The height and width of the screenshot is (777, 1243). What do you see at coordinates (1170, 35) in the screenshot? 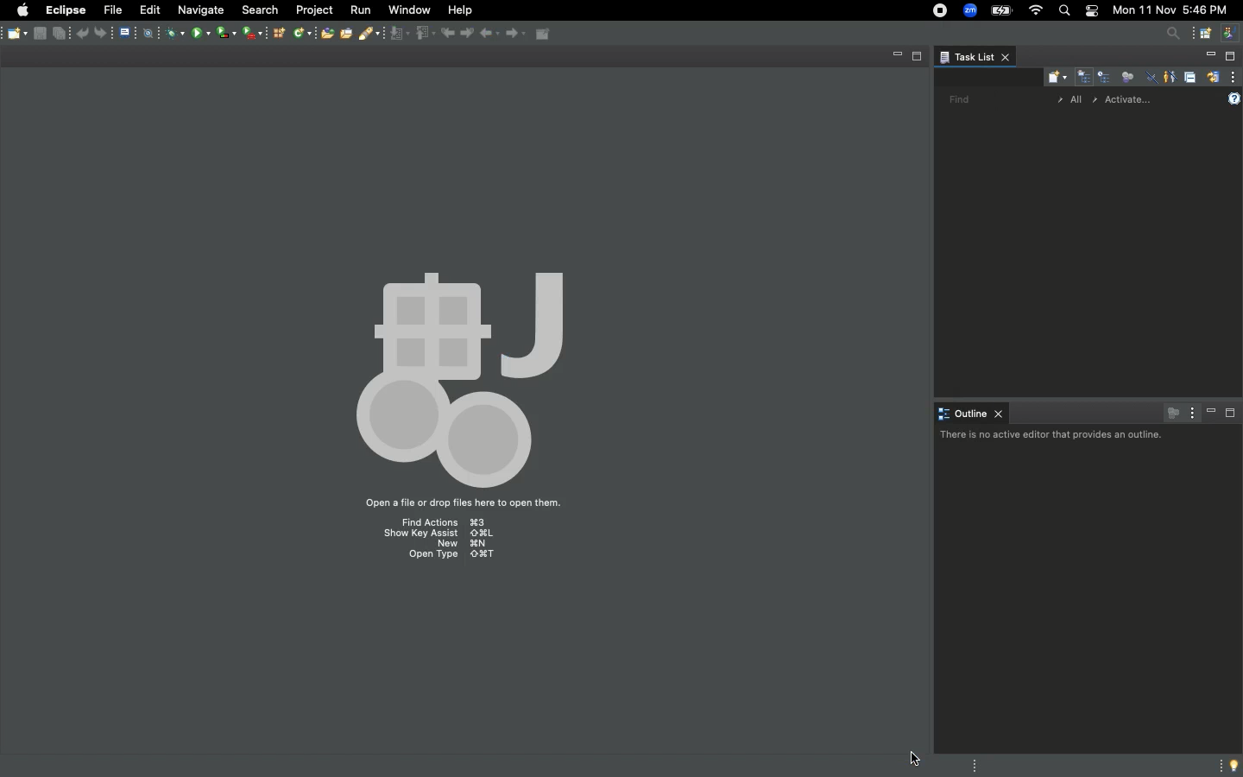
I see `Search` at bounding box center [1170, 35].